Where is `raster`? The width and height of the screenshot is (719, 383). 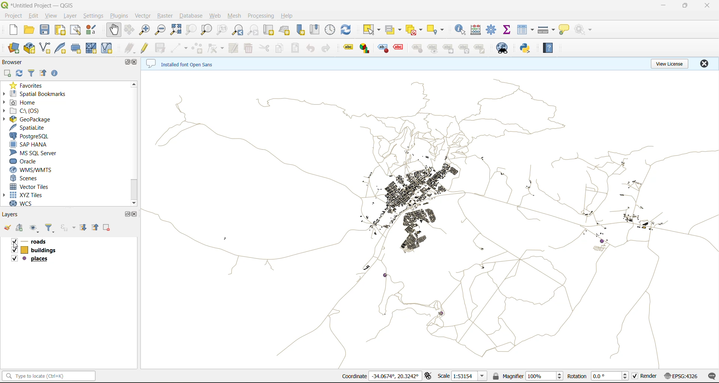
raster is located at coordinates (165, 16).